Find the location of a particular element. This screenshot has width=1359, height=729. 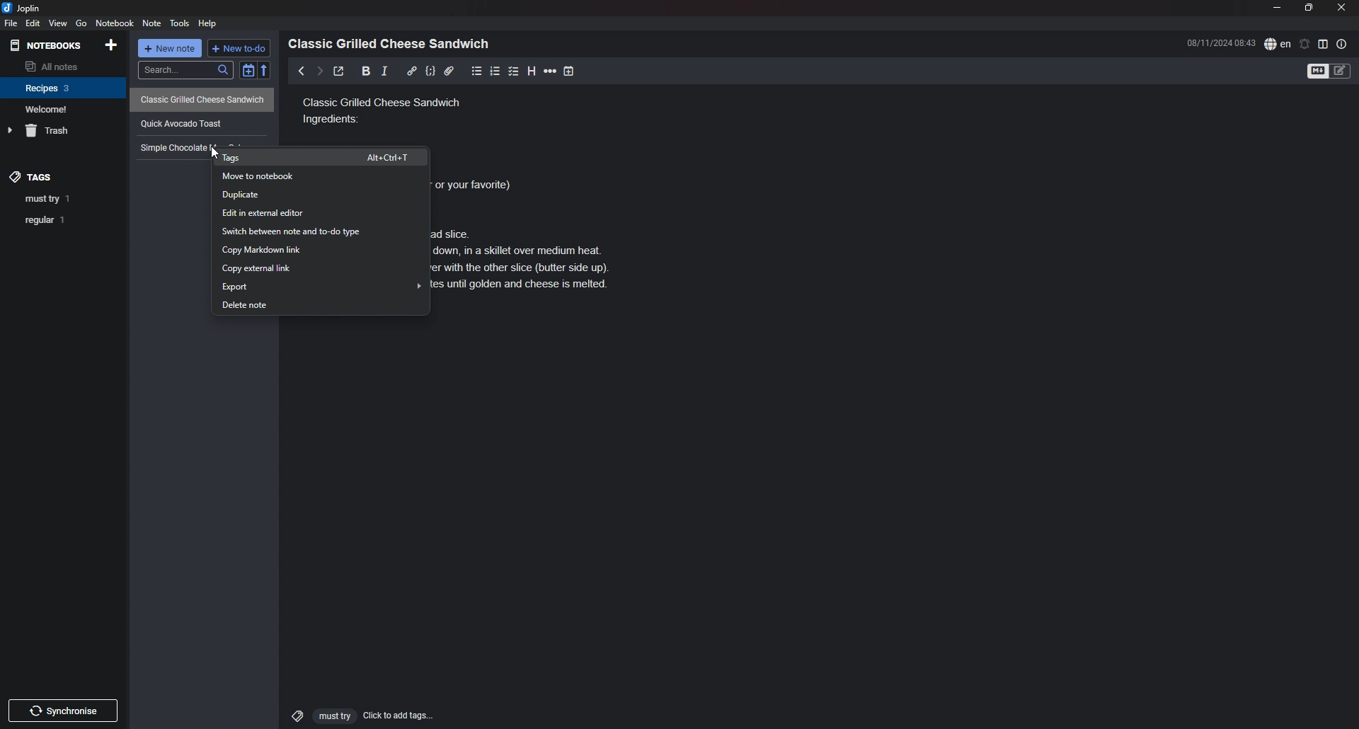

notebooks is located at coordinates (47, 45).